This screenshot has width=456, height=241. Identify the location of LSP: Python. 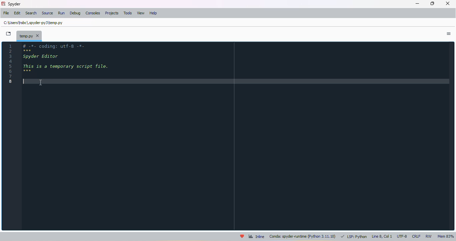
(354, 236).